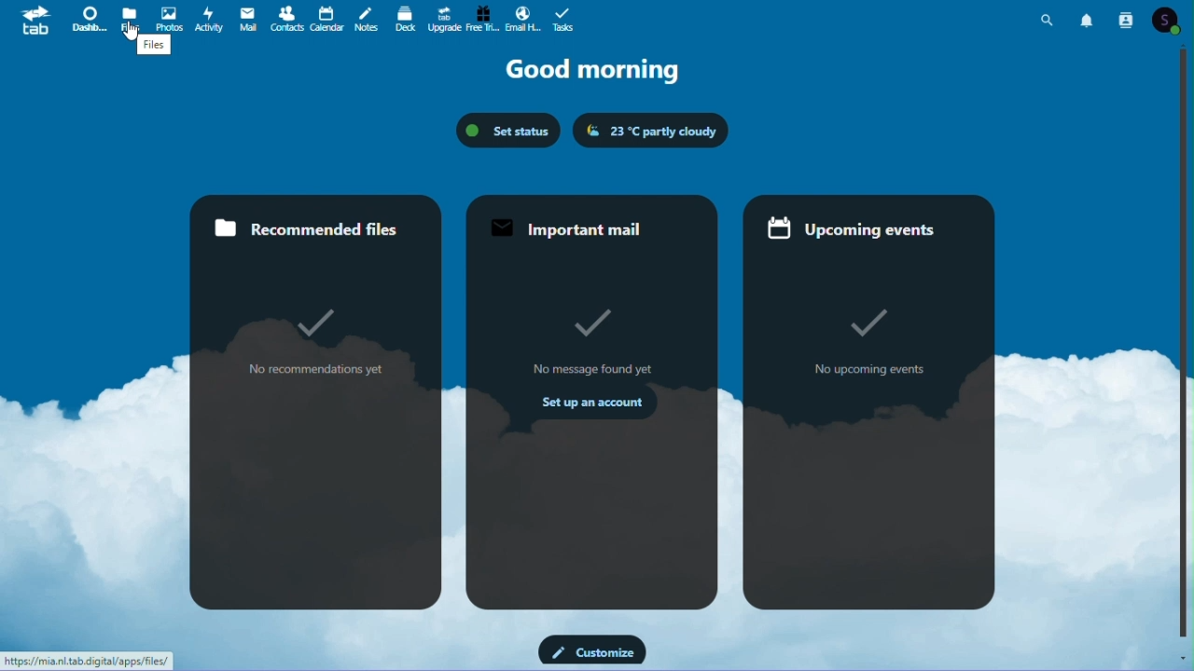 The image size is (1194, 671). What do you see at coordinates (562, 20) in the screenshot?
I see `Tasks` at bounding box center [562, 20].